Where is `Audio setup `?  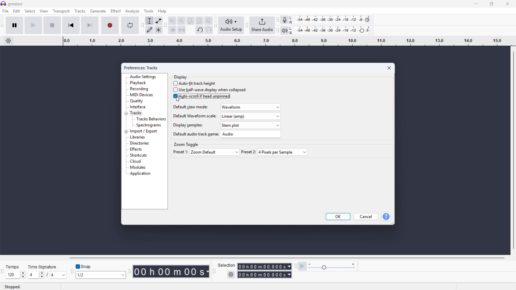
Audio setup  is located at coordinates (231, 26).